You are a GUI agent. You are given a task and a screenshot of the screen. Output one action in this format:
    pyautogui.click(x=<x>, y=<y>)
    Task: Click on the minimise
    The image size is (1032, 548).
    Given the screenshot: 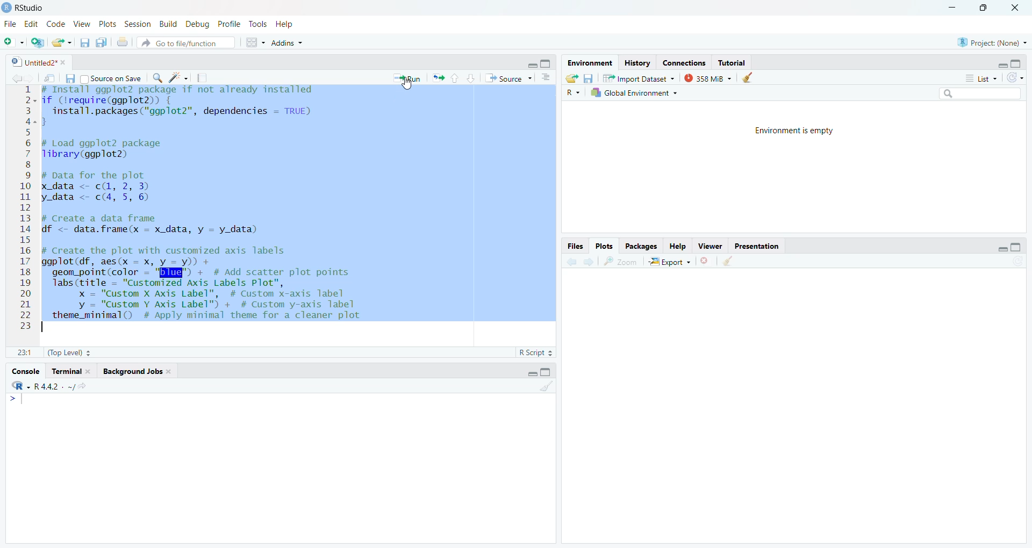 What is the action you would take?
    pyautogui.click(x=998, y=65)
    